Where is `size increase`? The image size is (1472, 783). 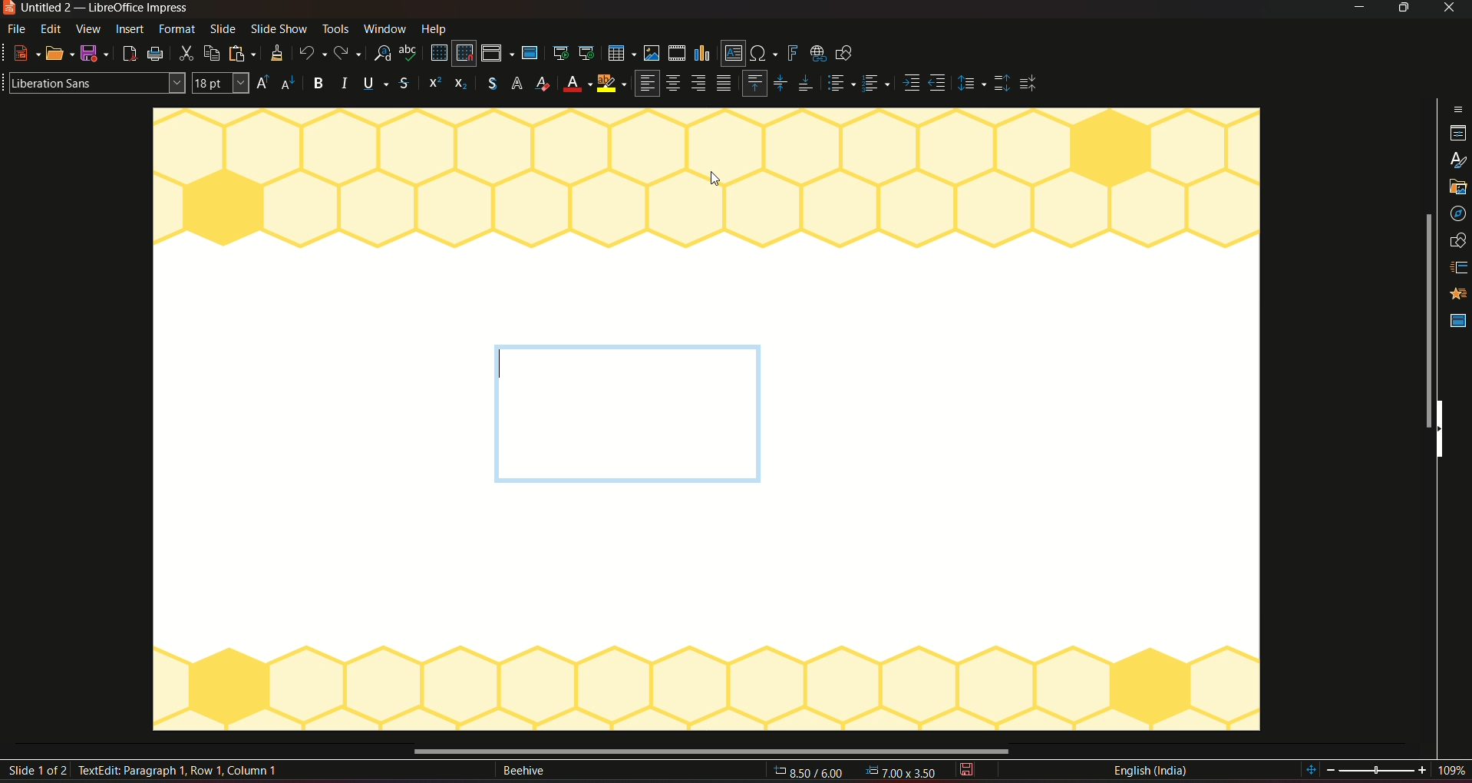
size increase is located at coordinates (266, 83).